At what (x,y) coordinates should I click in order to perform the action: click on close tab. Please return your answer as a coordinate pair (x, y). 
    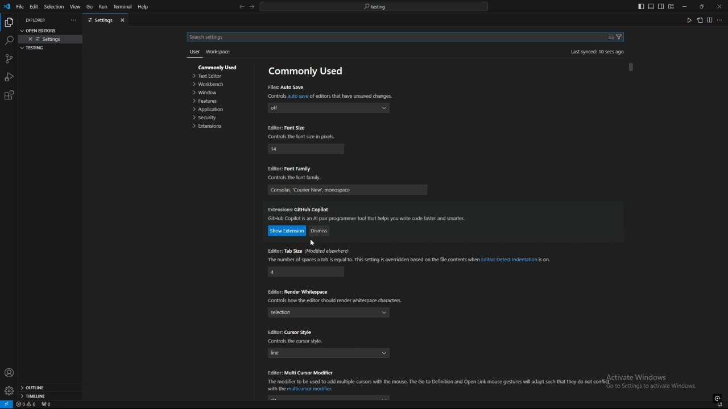
    Looking at the image, I should click on (124, 20).